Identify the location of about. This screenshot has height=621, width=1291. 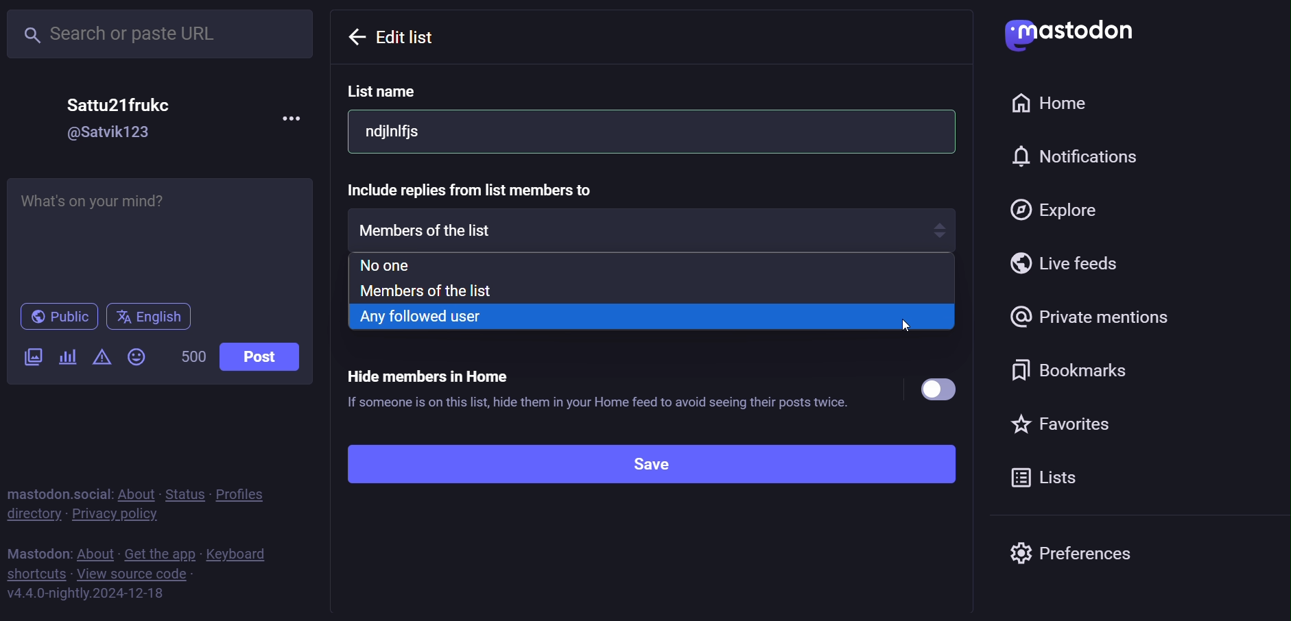
(136, 492).